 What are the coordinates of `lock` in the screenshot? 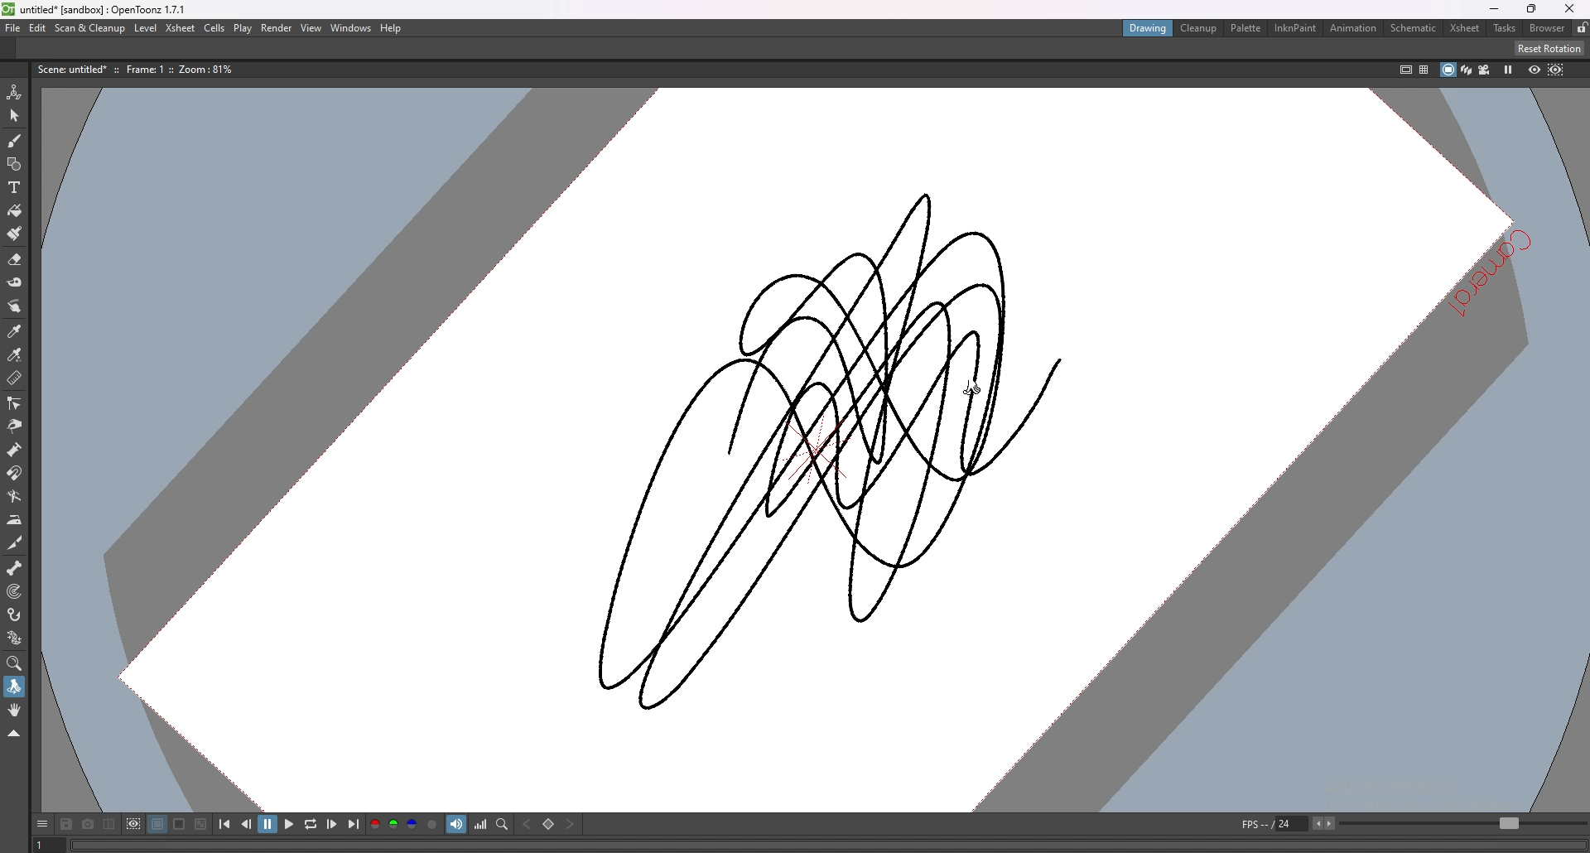 It's located at (1583, 28).